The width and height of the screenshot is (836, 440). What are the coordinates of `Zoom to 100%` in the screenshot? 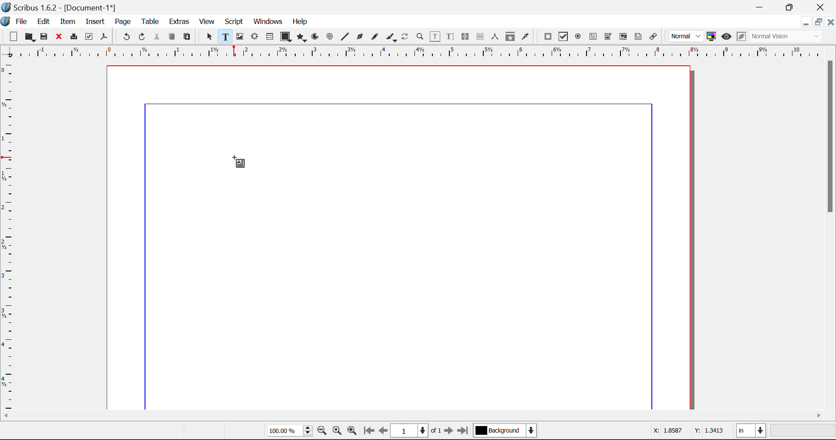 It's located at (337, 432).